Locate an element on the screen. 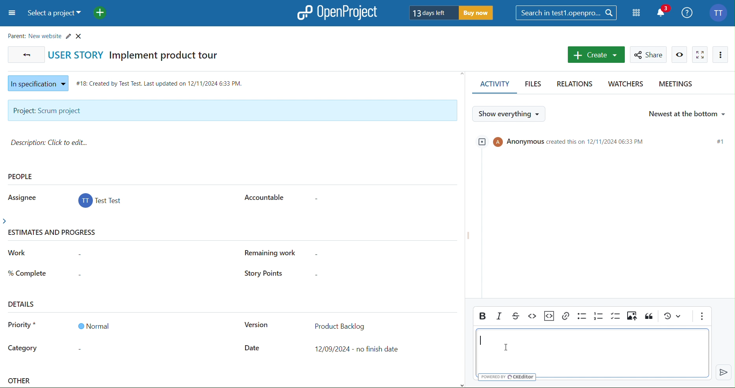  Version is located at coordinates (256, 326).